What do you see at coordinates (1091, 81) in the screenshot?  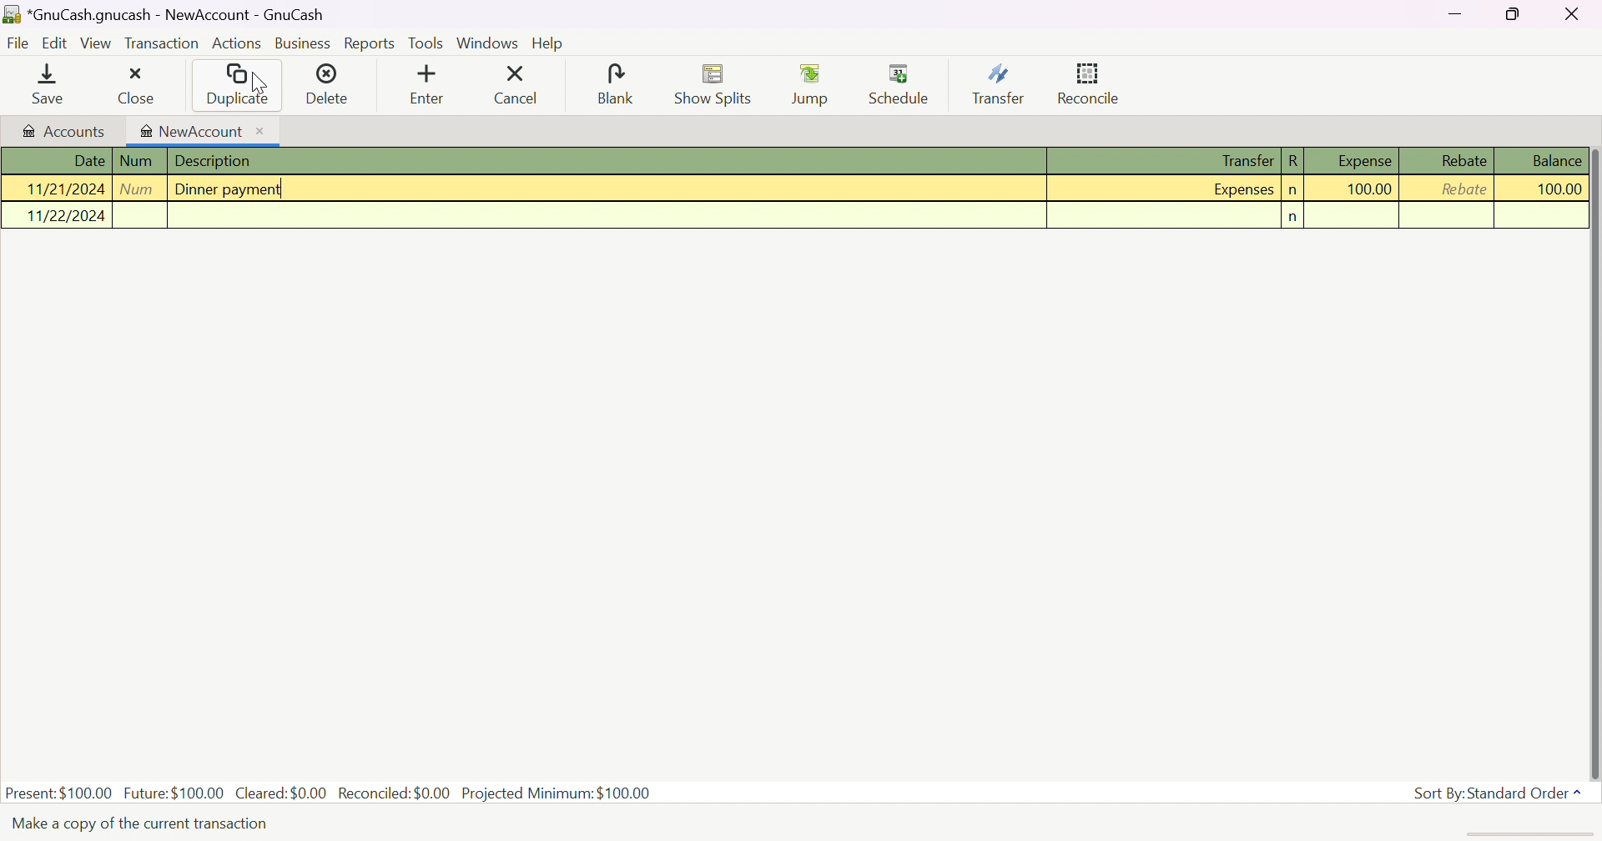 I see `Reconcile` at bounding box center [1091, 81].